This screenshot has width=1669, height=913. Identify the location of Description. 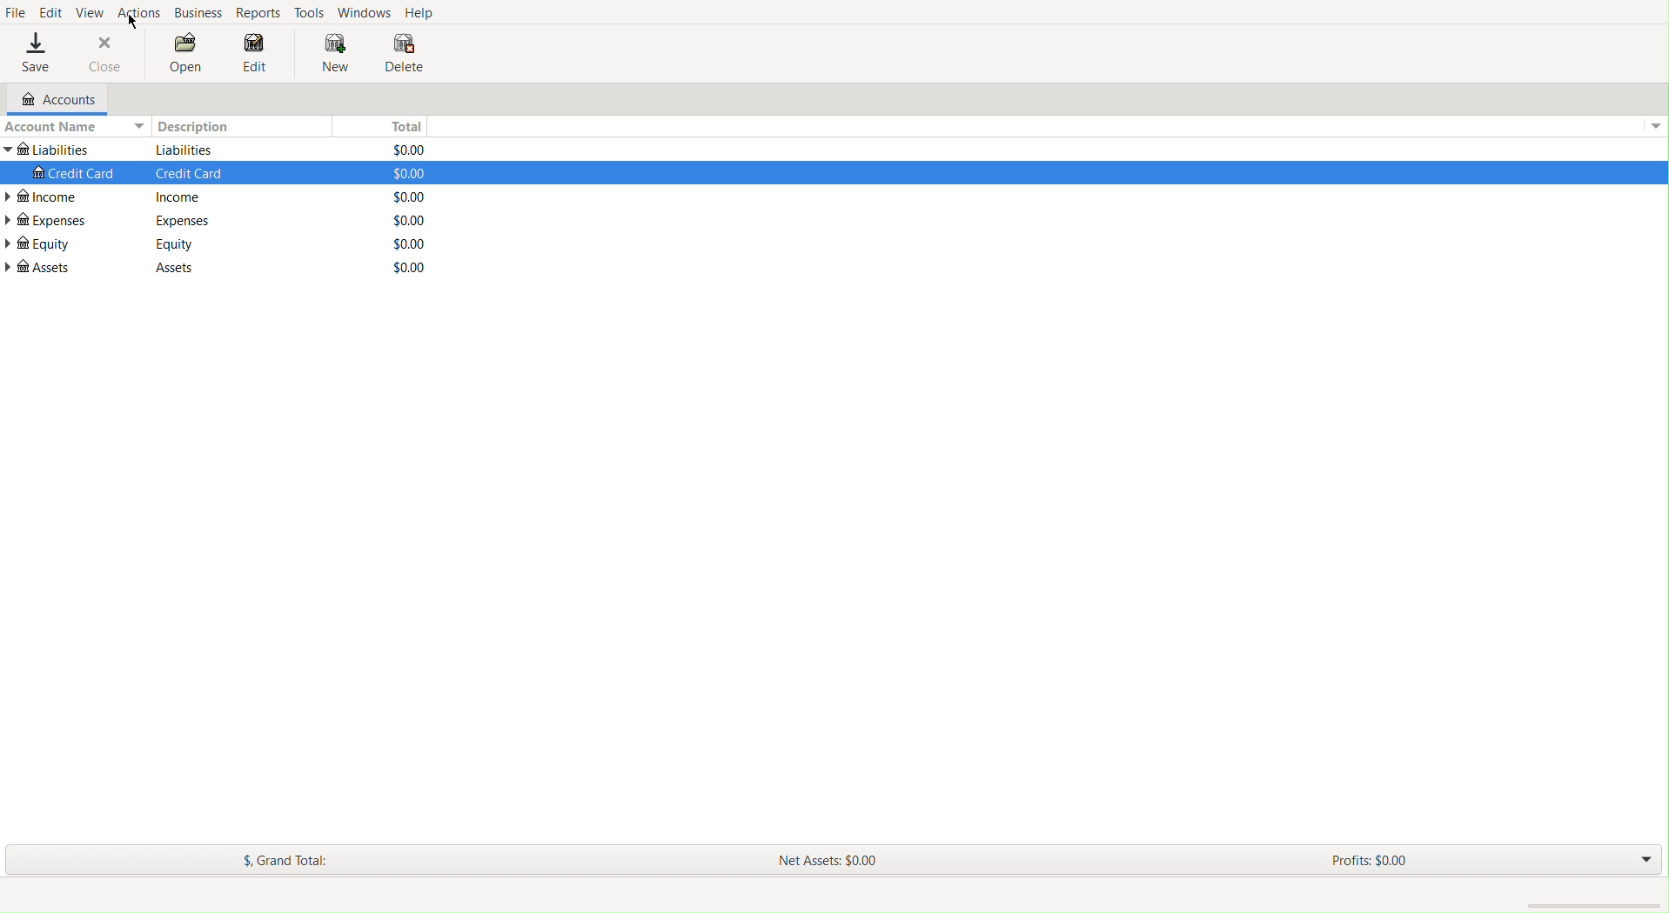
(243, 128).